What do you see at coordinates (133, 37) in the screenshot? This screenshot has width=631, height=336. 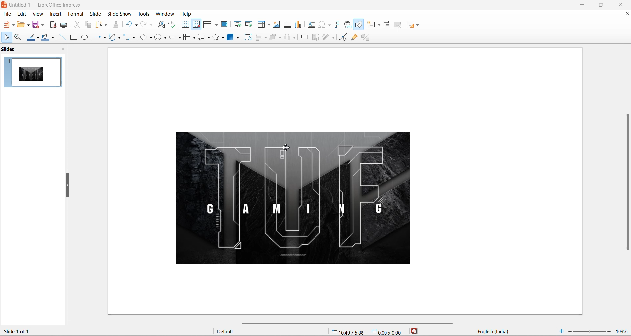 I see `connectors options` at bounding box center [133, 37].